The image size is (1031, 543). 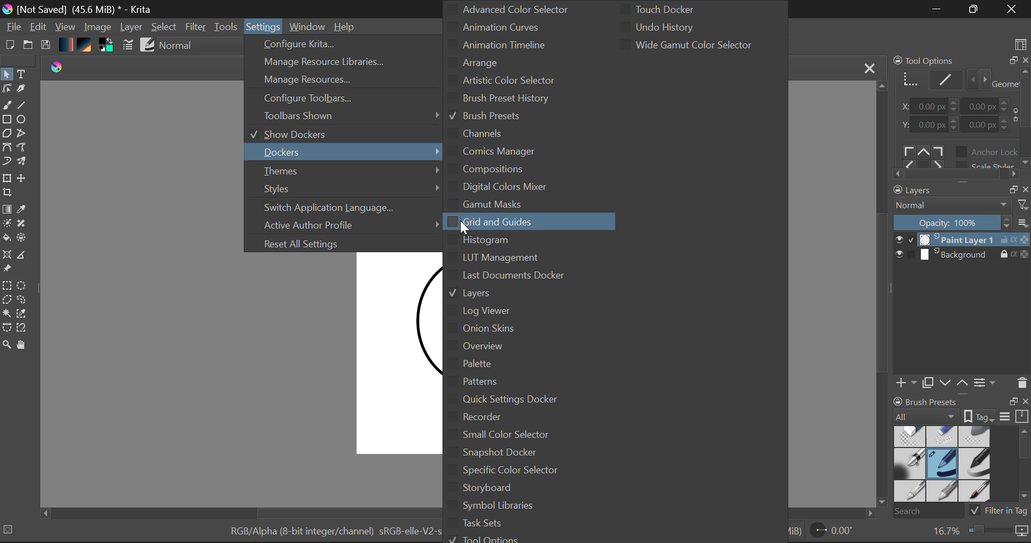 I want to click on Fill, so click(x=6, y=238).